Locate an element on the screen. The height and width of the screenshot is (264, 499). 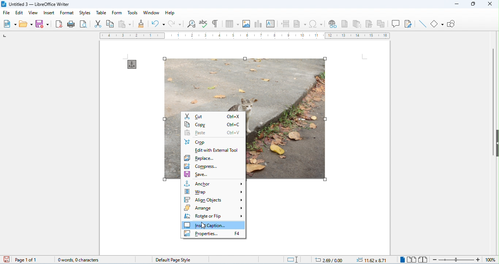
page 1 of 1 is located at coordinates (26, 260).